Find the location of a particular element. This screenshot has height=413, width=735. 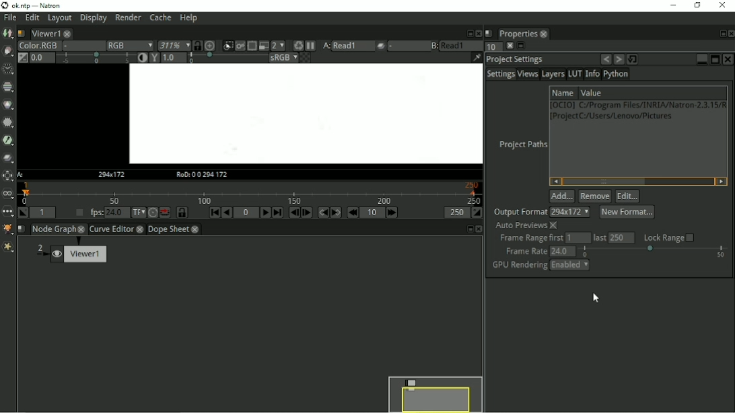

Maximize is located at coordinates (713, 59).